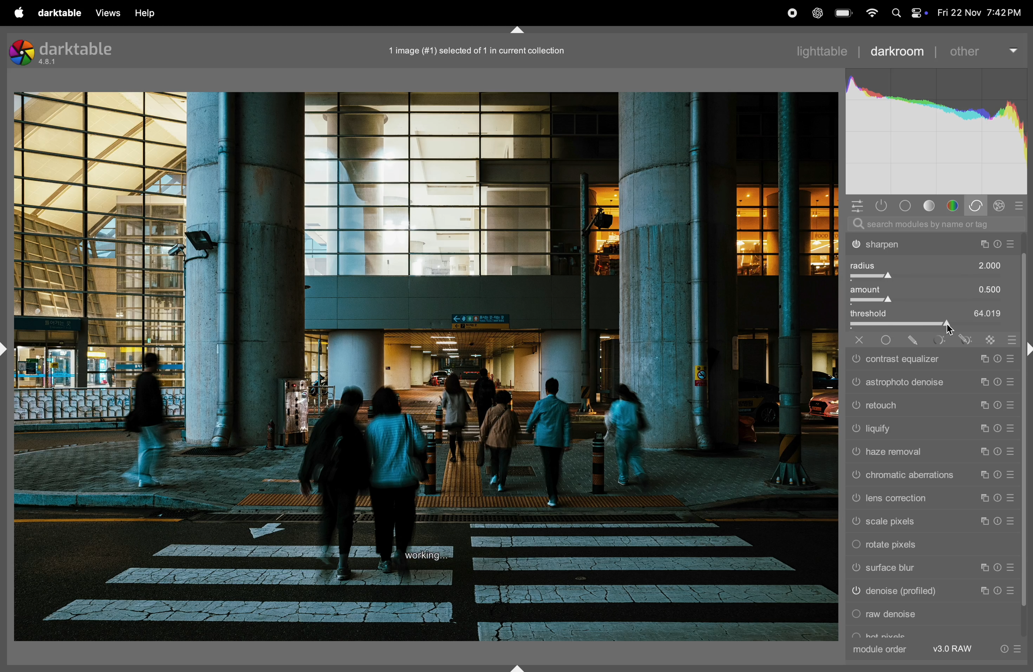  I want to click on correct, so click(977, 205).